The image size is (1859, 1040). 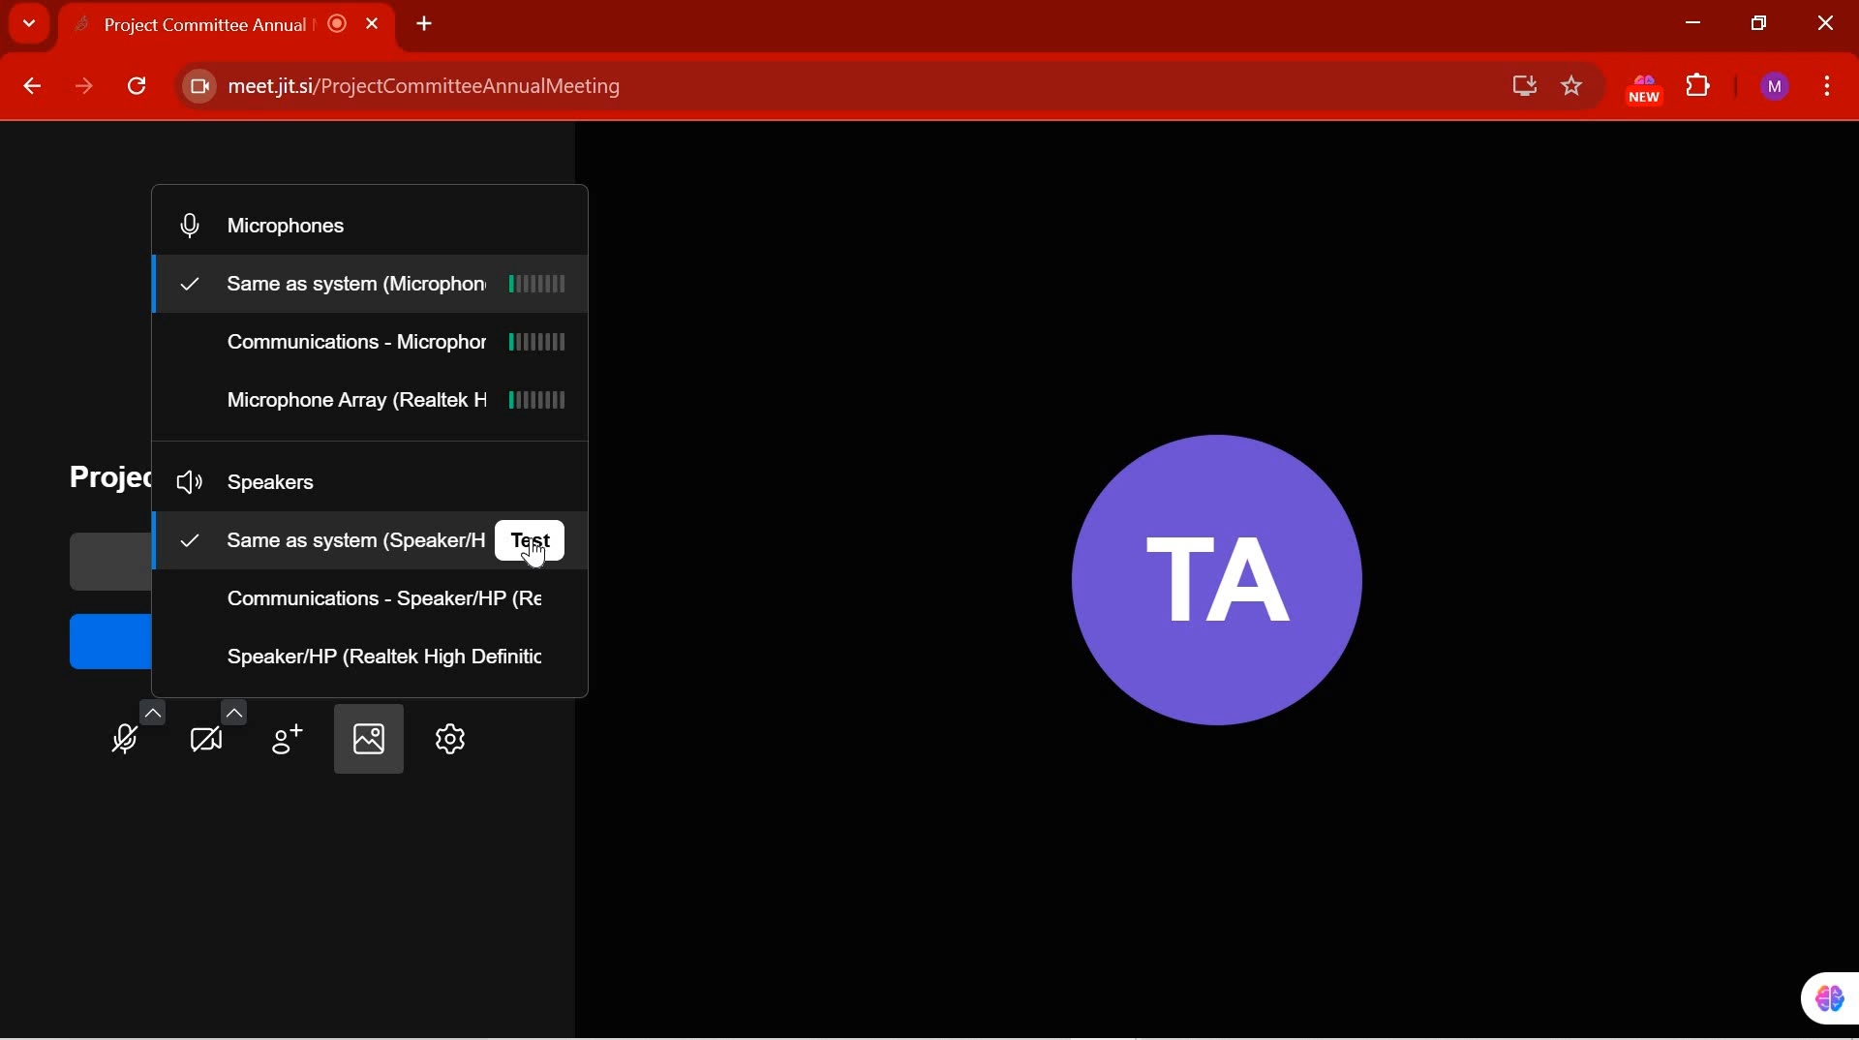 I want to click on RELOAD, so click(x=138, y=90).